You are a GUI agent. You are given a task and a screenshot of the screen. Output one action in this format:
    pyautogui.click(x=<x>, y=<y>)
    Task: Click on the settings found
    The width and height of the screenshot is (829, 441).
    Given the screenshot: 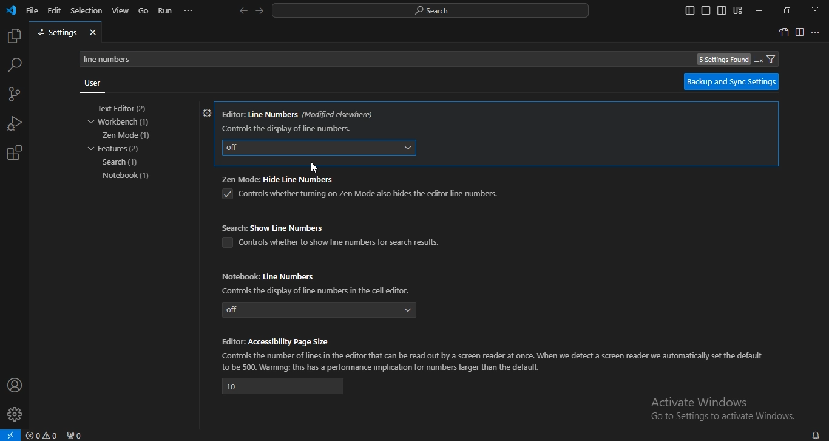 What is the action you would take?
    pyautogui.click(x=723, y=60)
    